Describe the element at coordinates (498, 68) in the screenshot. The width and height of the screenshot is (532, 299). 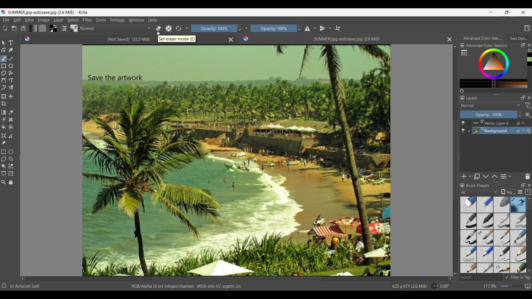
I see `Color selection range` at that location.